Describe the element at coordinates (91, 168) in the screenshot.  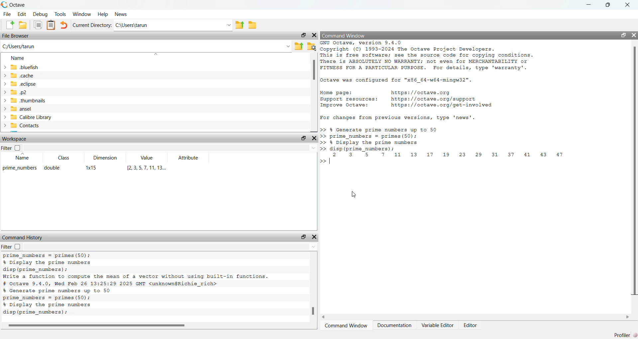
I see `1x15` at that location.